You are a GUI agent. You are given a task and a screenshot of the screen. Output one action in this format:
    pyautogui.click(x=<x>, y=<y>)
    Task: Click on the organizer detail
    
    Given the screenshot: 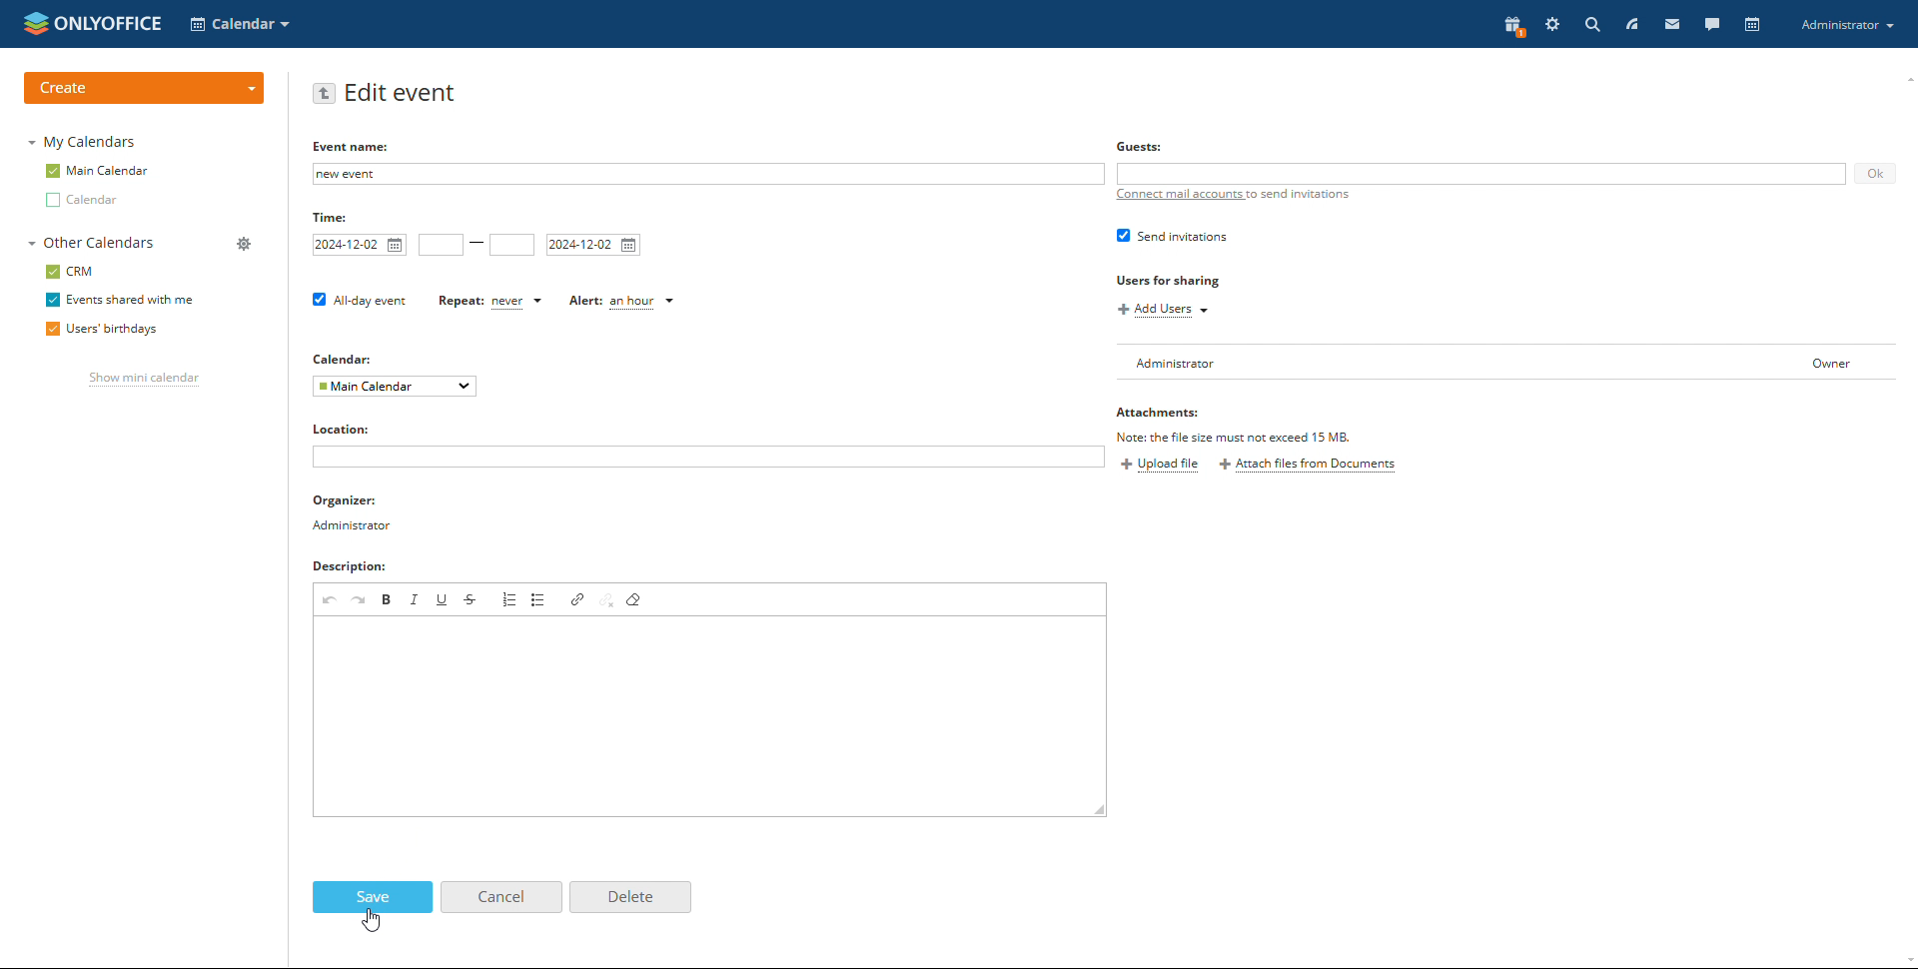 What is the action you would take?
    pyautogui.click(x=352, y=514)
    